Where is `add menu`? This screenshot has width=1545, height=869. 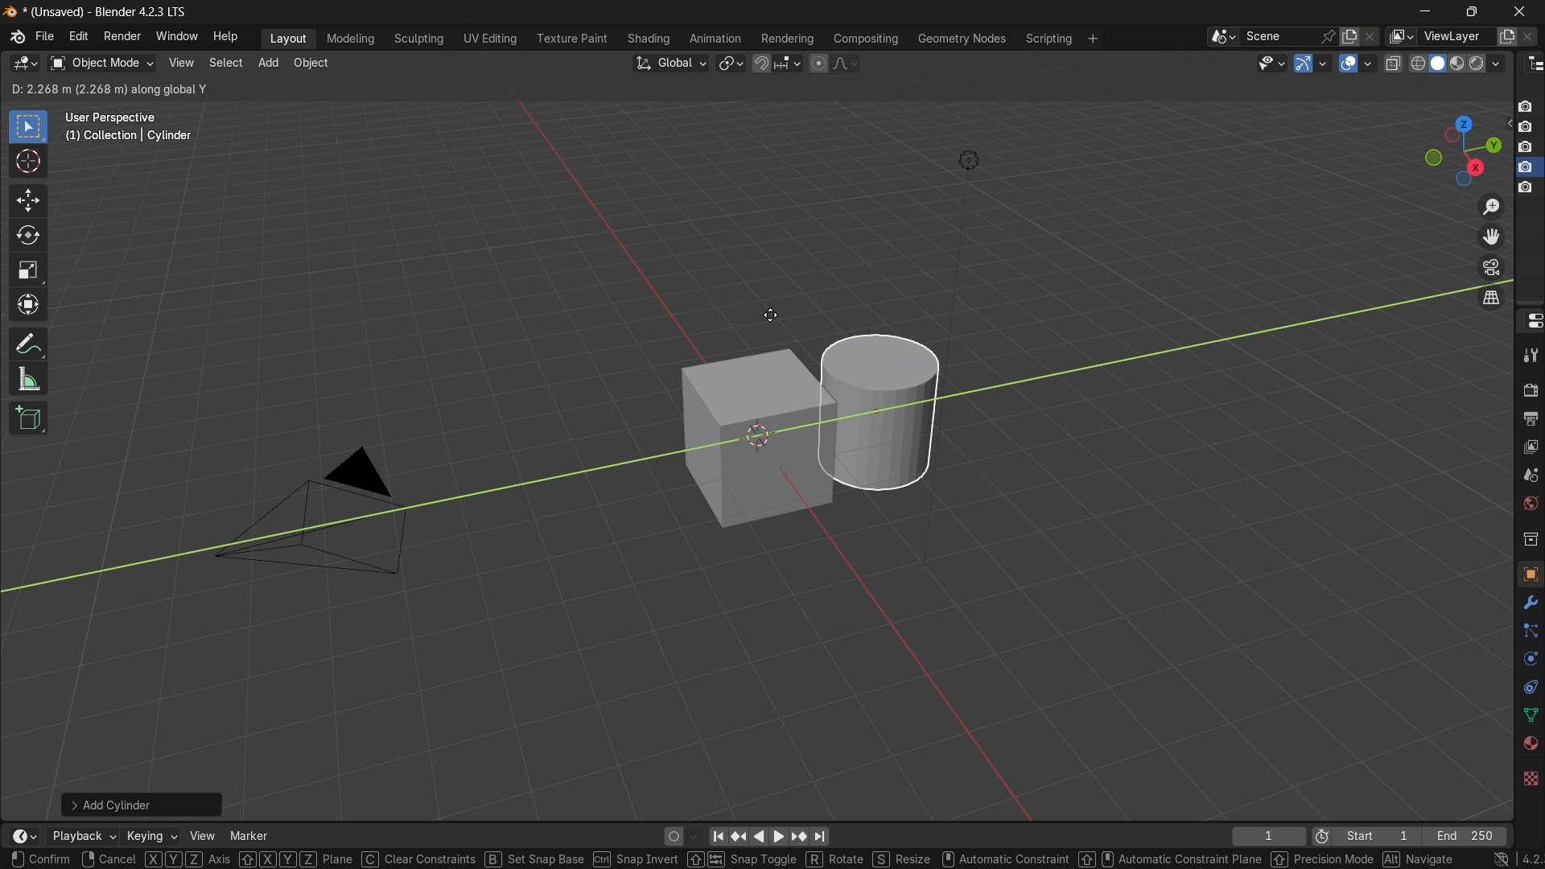
add menu is located at coordinates (266, 64).